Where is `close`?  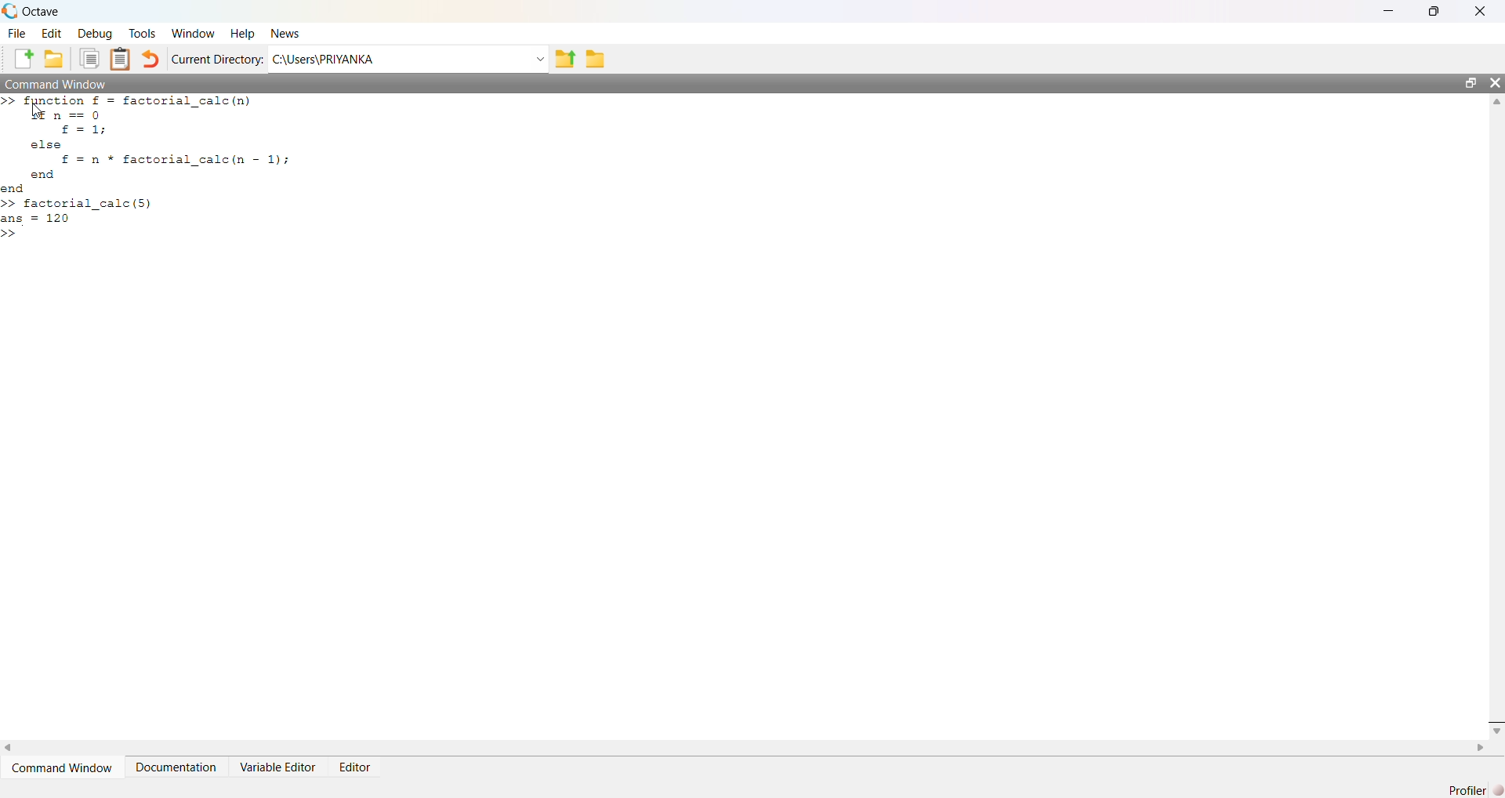
close is located at coordinates (1483, 10).